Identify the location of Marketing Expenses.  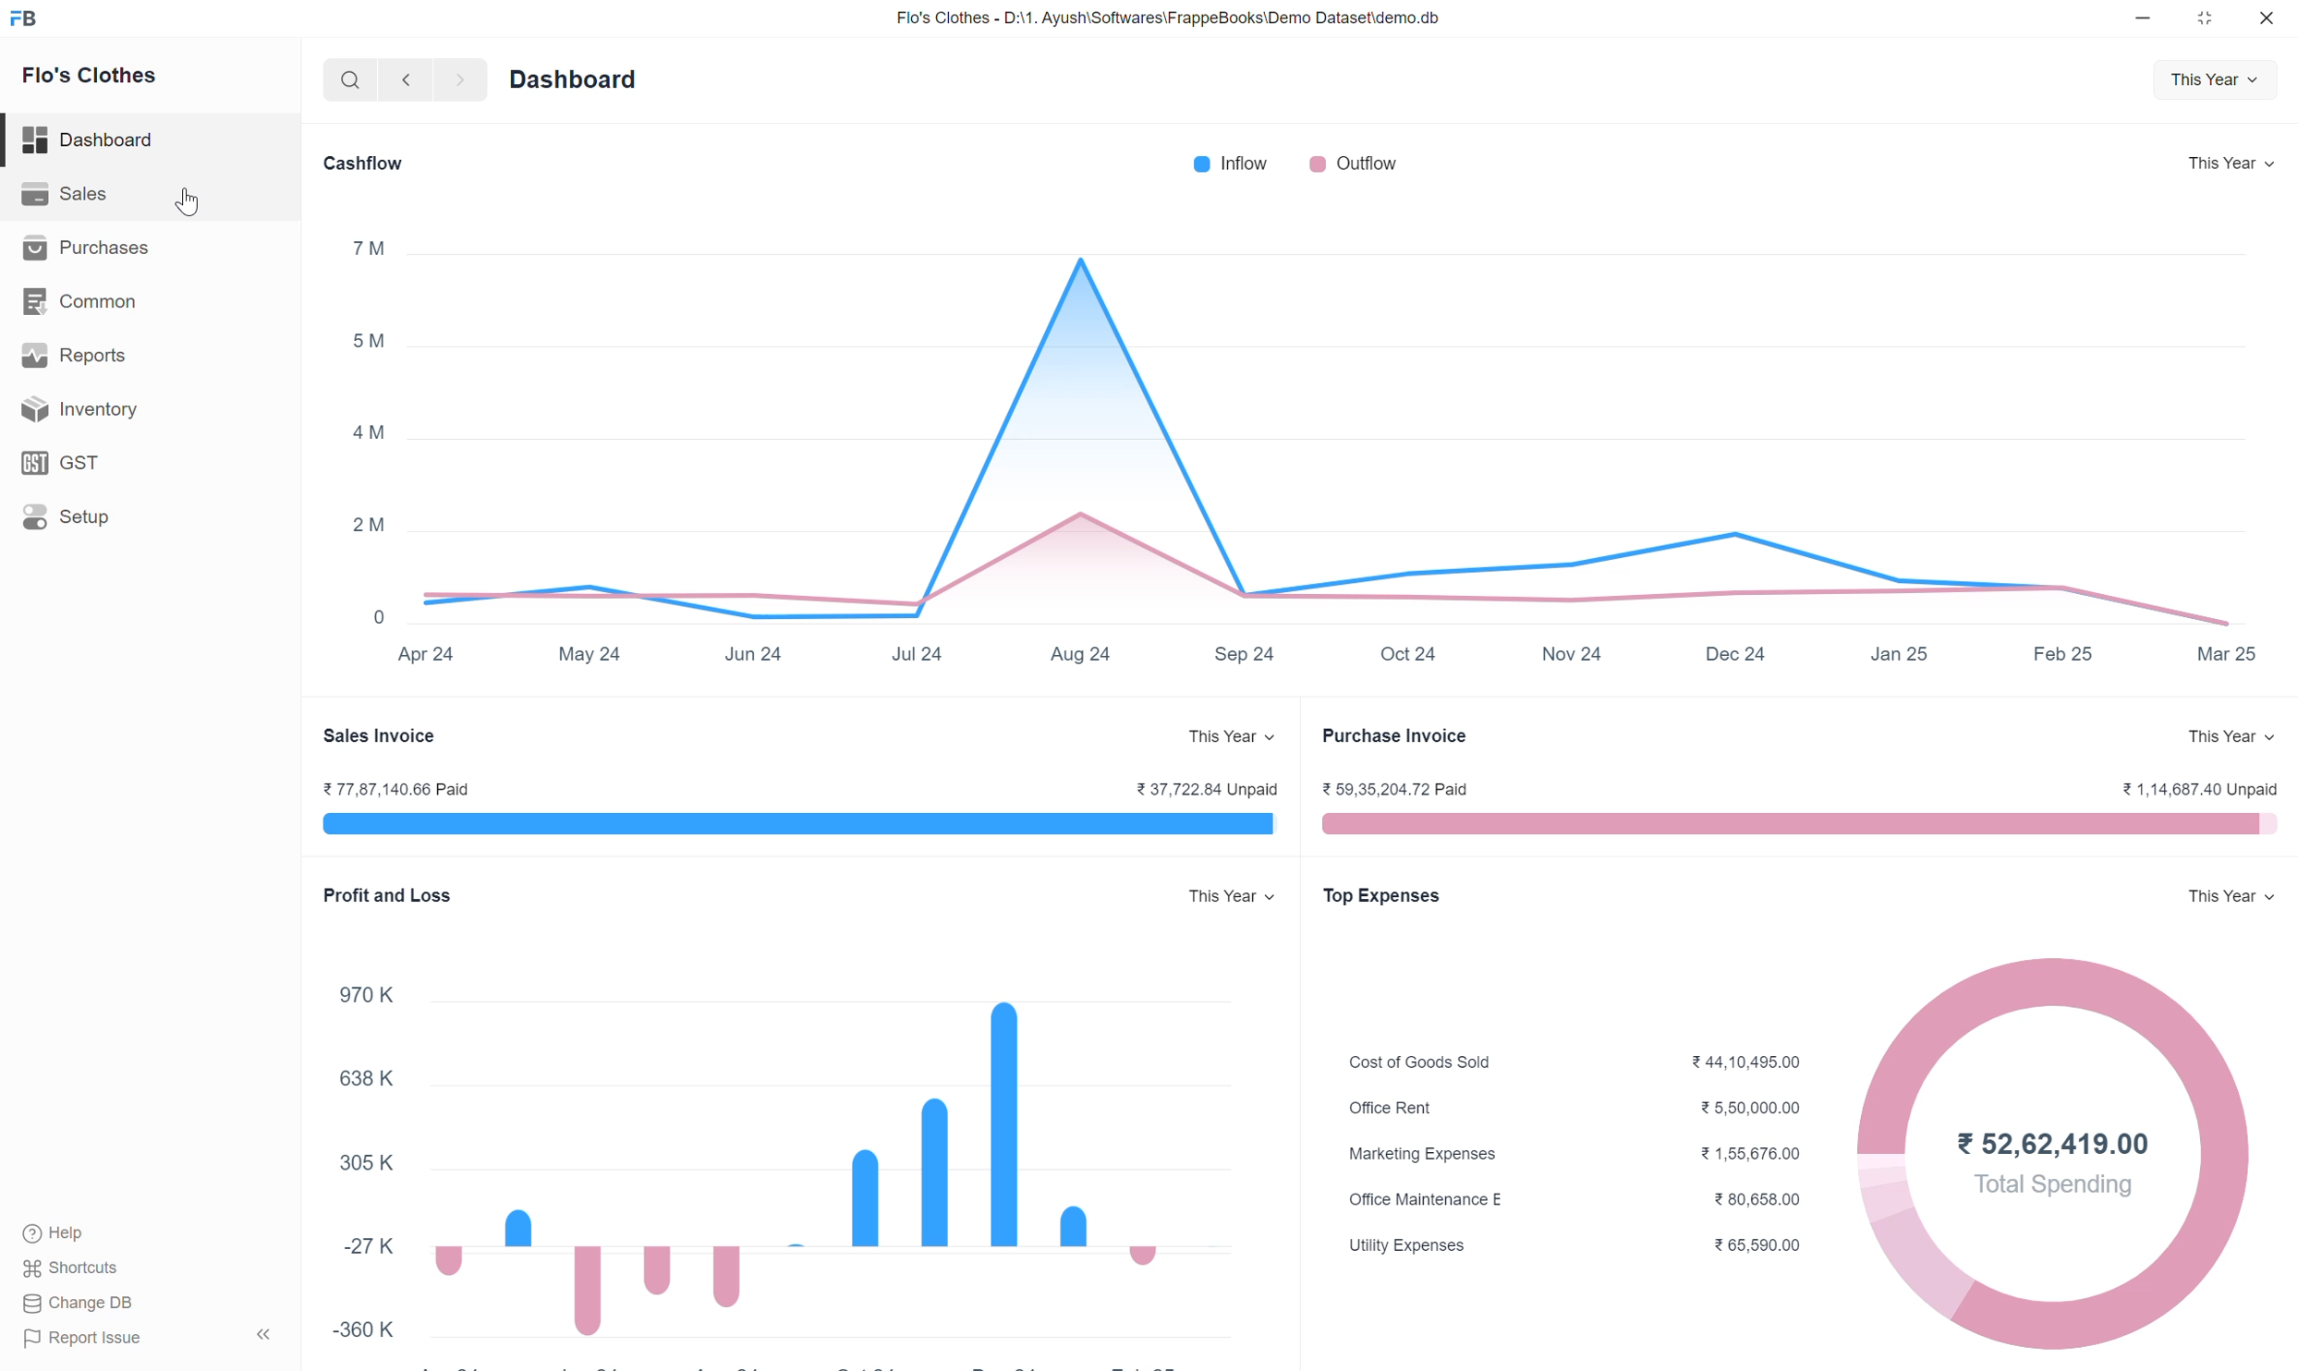
(1429, 1156).